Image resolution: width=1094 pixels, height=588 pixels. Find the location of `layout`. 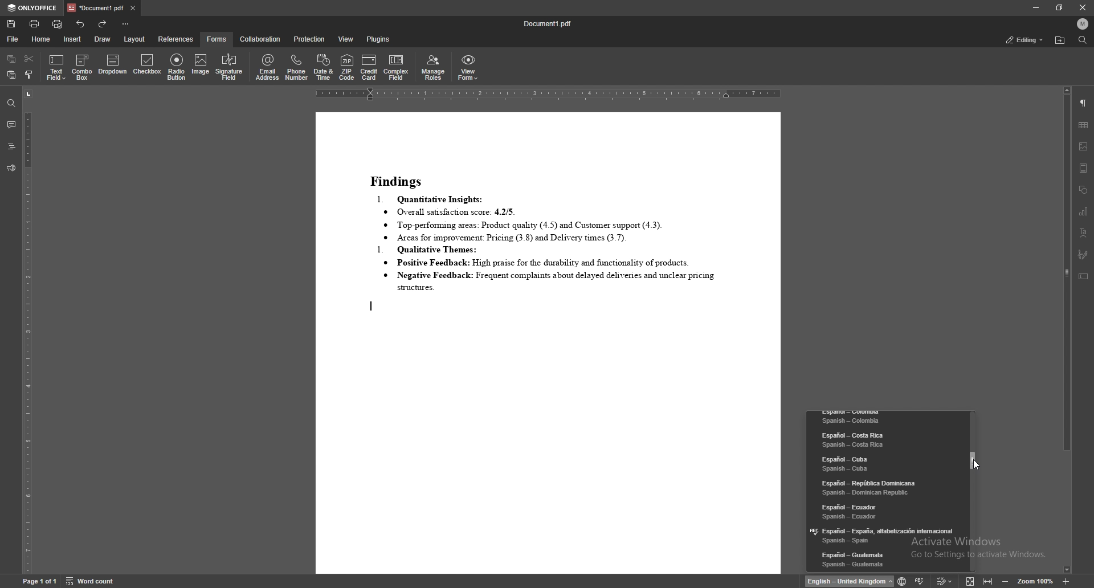

layout is located at coordinates (134, 39).